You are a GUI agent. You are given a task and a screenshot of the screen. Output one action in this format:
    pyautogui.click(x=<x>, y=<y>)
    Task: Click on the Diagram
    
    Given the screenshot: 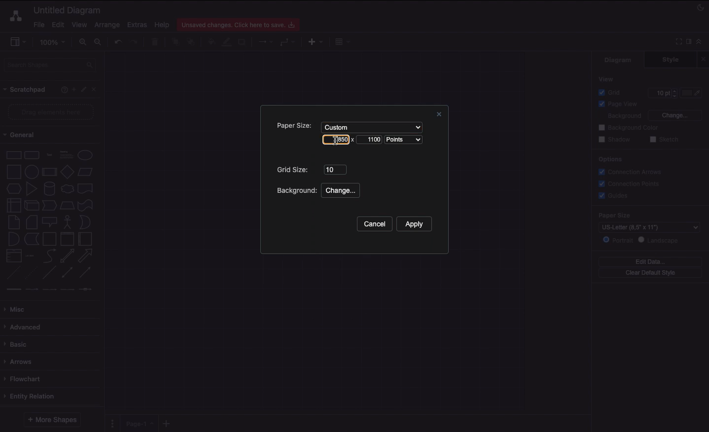 What is the action you would take?
    pyautogui.click(x=619, y=60)
    